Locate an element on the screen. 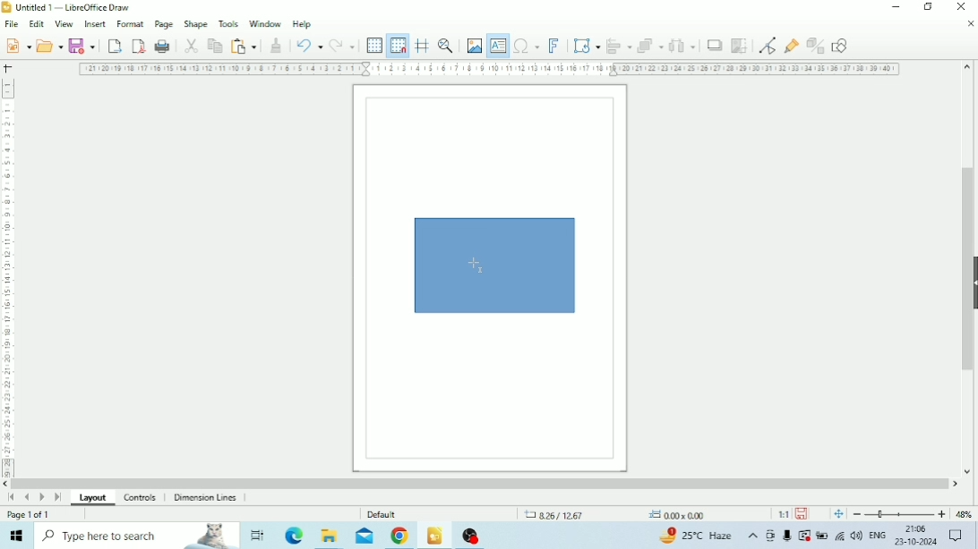  Print is located at coordinates (163, 46).